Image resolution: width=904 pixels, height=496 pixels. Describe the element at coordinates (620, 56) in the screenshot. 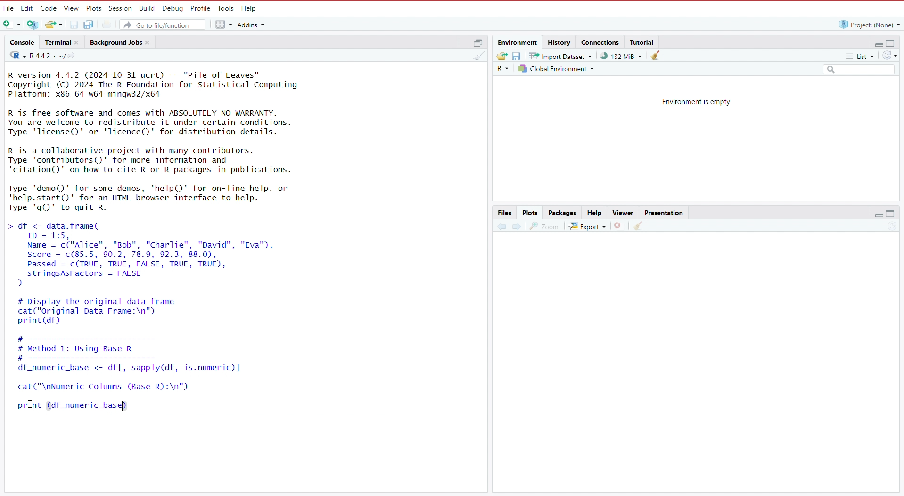

I see `91,132 KiB used by R session` at that location.